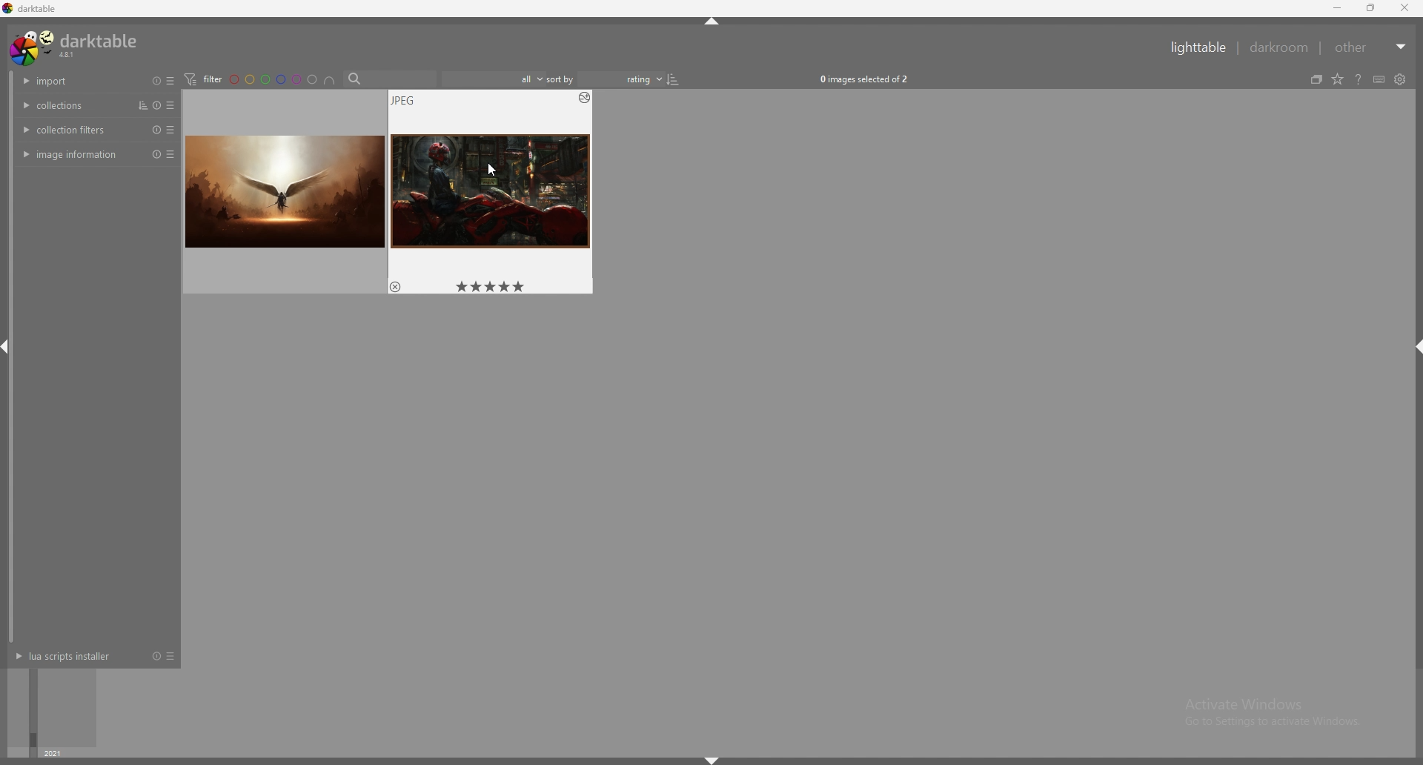 Image resolution: width=1423 pixels, height=765 pixels. Describe the element at coordinates (1337, 8) in the screenshot. I see `minimize` at that location.